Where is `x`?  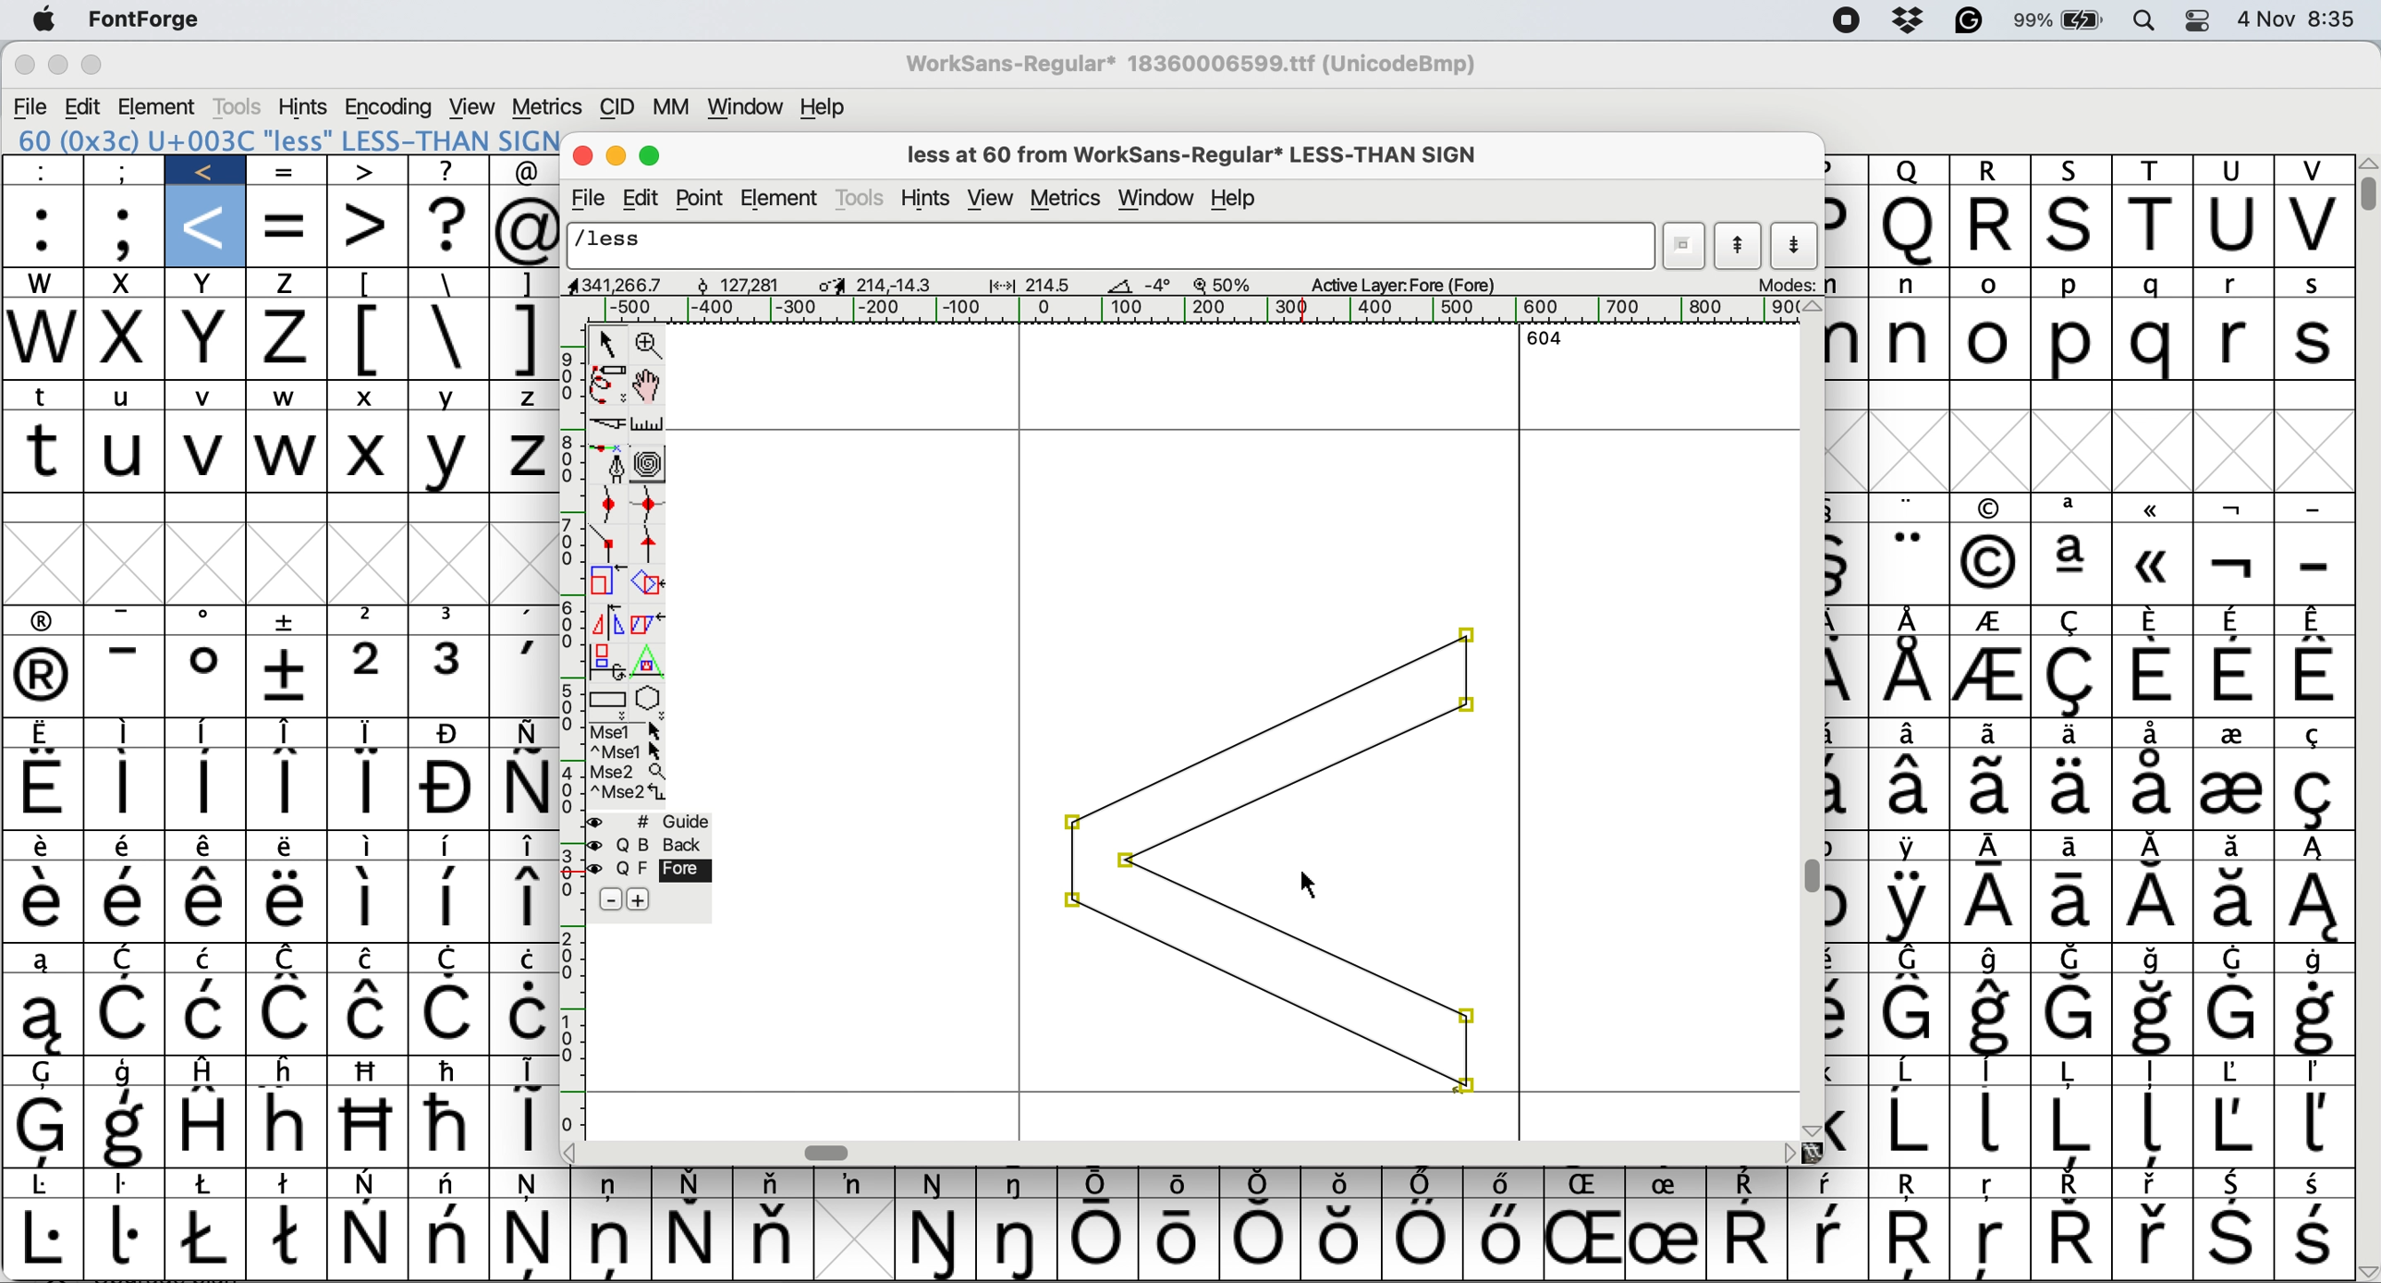
x is located at coordinates (127, 339).